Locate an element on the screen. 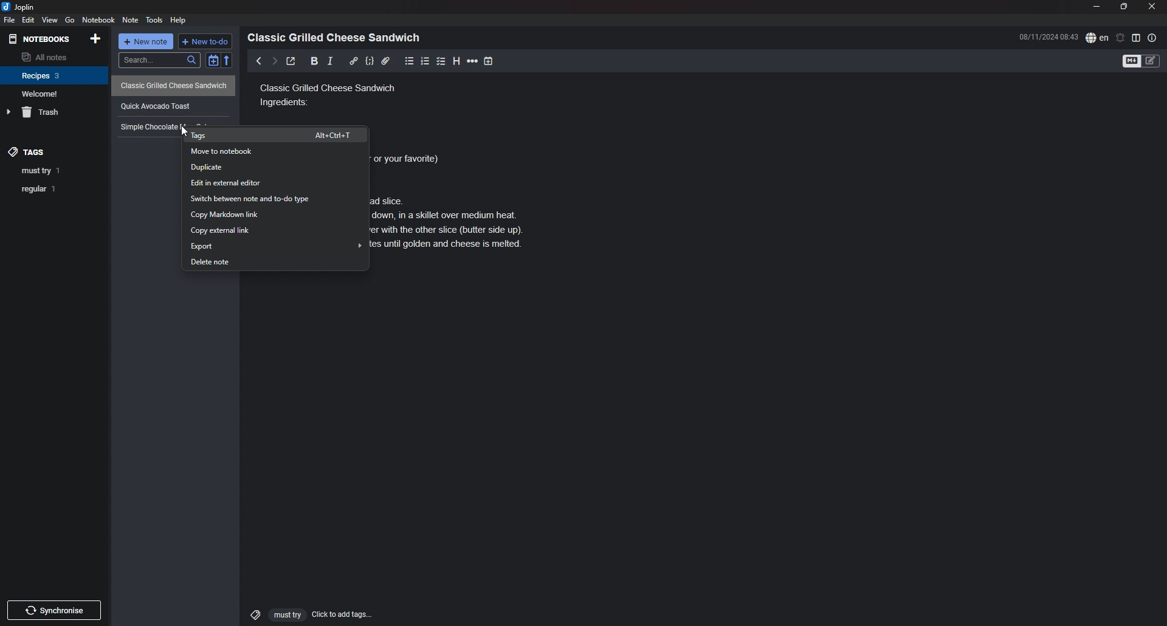  toggle external editor is located at coordinates (291, 63).